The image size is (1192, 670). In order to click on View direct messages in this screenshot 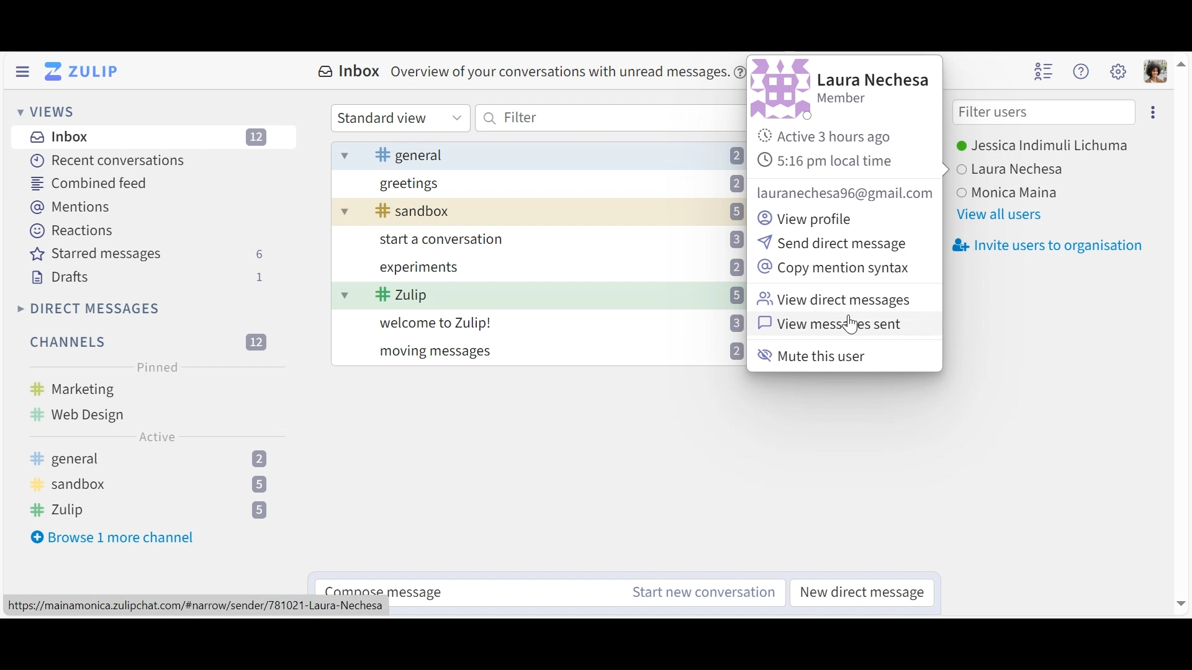, I will do `click(834, 298)`.